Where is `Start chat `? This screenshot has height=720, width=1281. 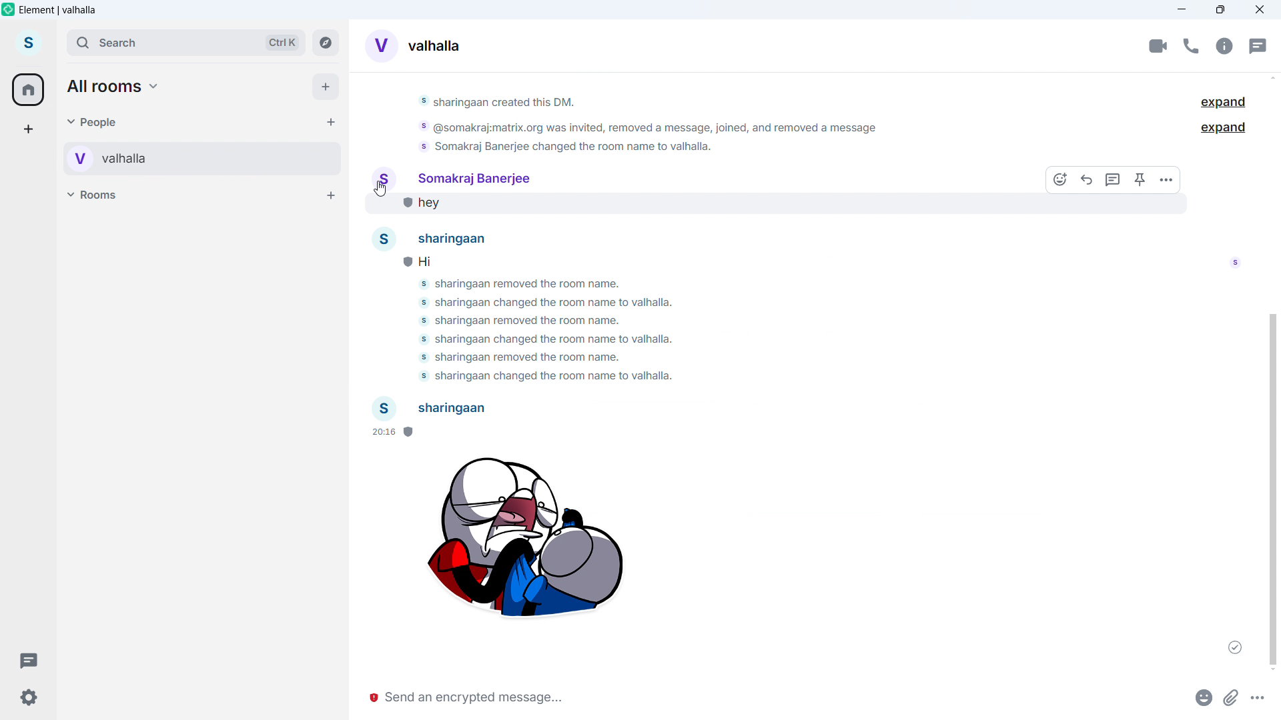
Start chat  is located at coordinates (329, 121).